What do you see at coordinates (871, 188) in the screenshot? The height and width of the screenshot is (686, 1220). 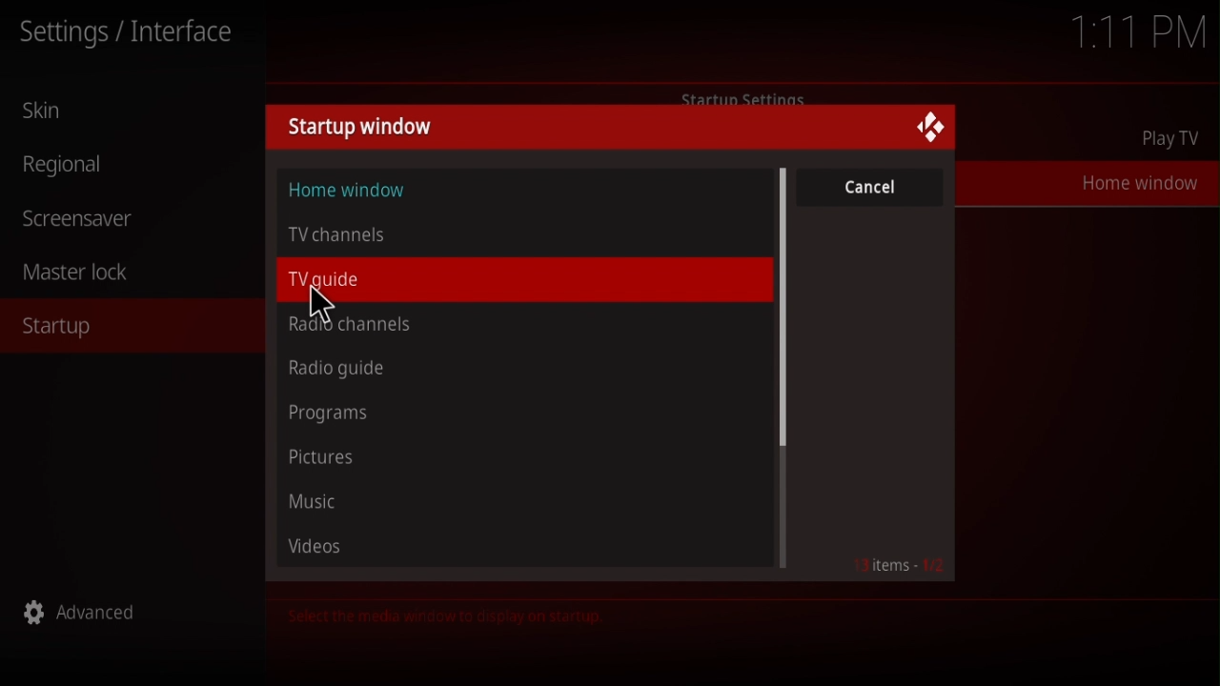 I see `cancel` at bounding box center [871, 188].